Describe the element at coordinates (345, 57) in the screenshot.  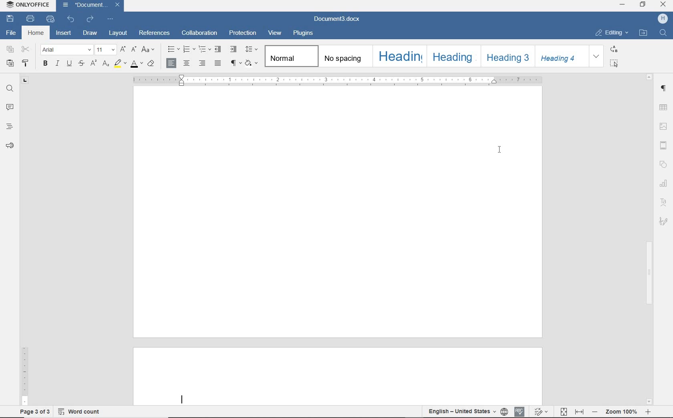
I see `NO SPACING` at that location.